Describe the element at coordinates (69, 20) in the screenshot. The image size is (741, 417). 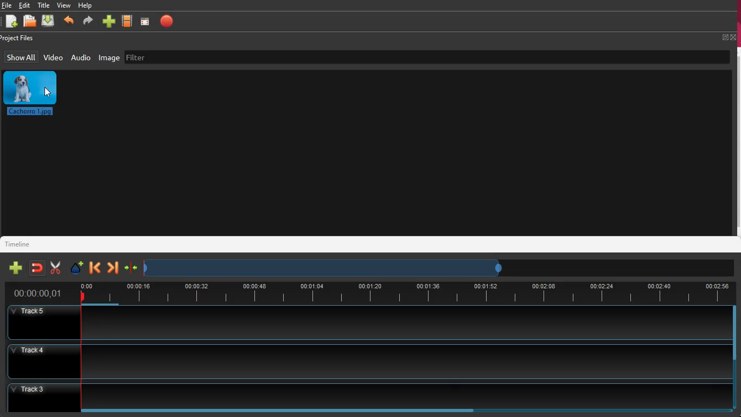
I see `backward` at that location.